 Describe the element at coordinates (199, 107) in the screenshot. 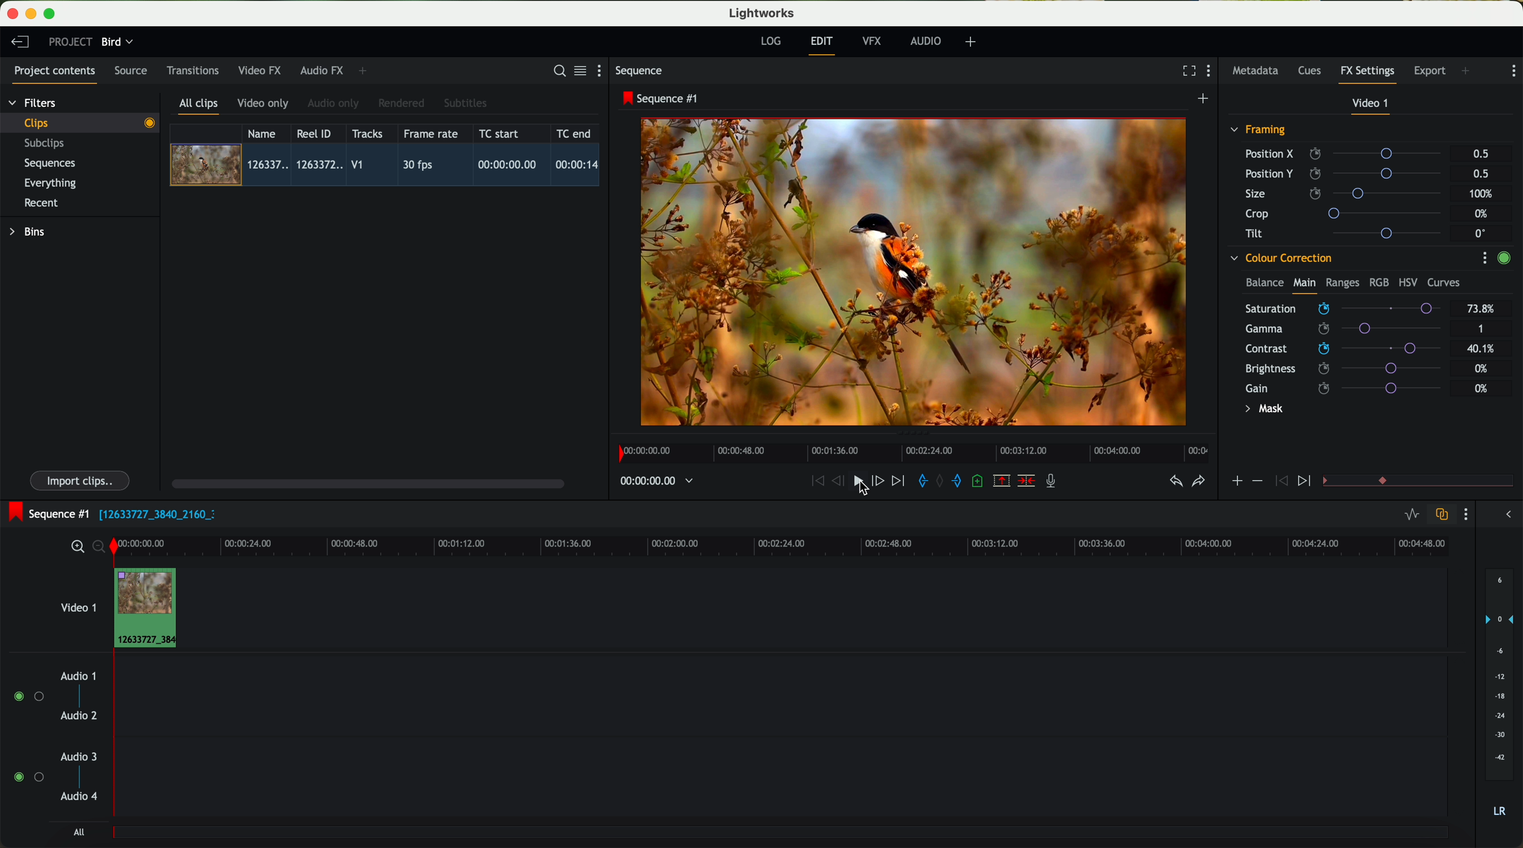

I see `all clips` at that location.